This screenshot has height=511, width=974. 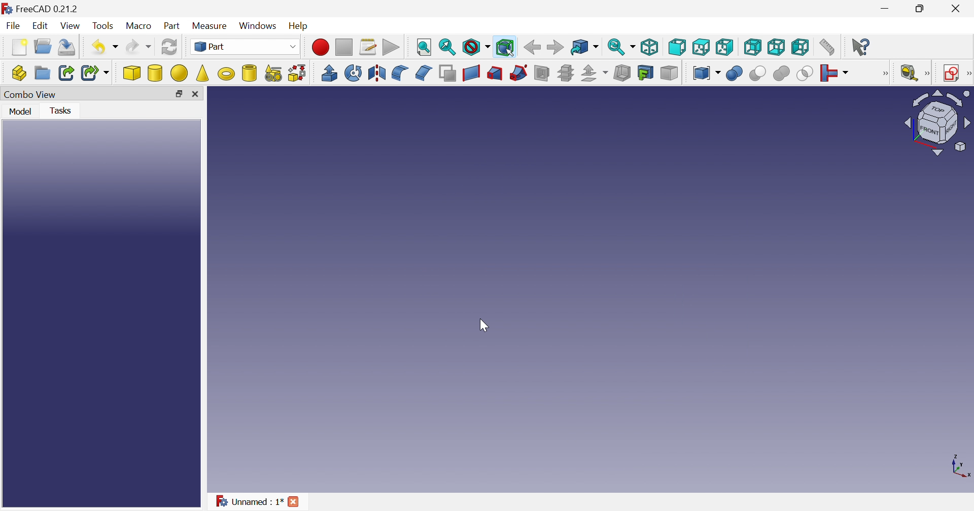 What do you see at coordinates (887, 9) in the screenshot?
I see `Minimize` at bounding box center [887, 9].